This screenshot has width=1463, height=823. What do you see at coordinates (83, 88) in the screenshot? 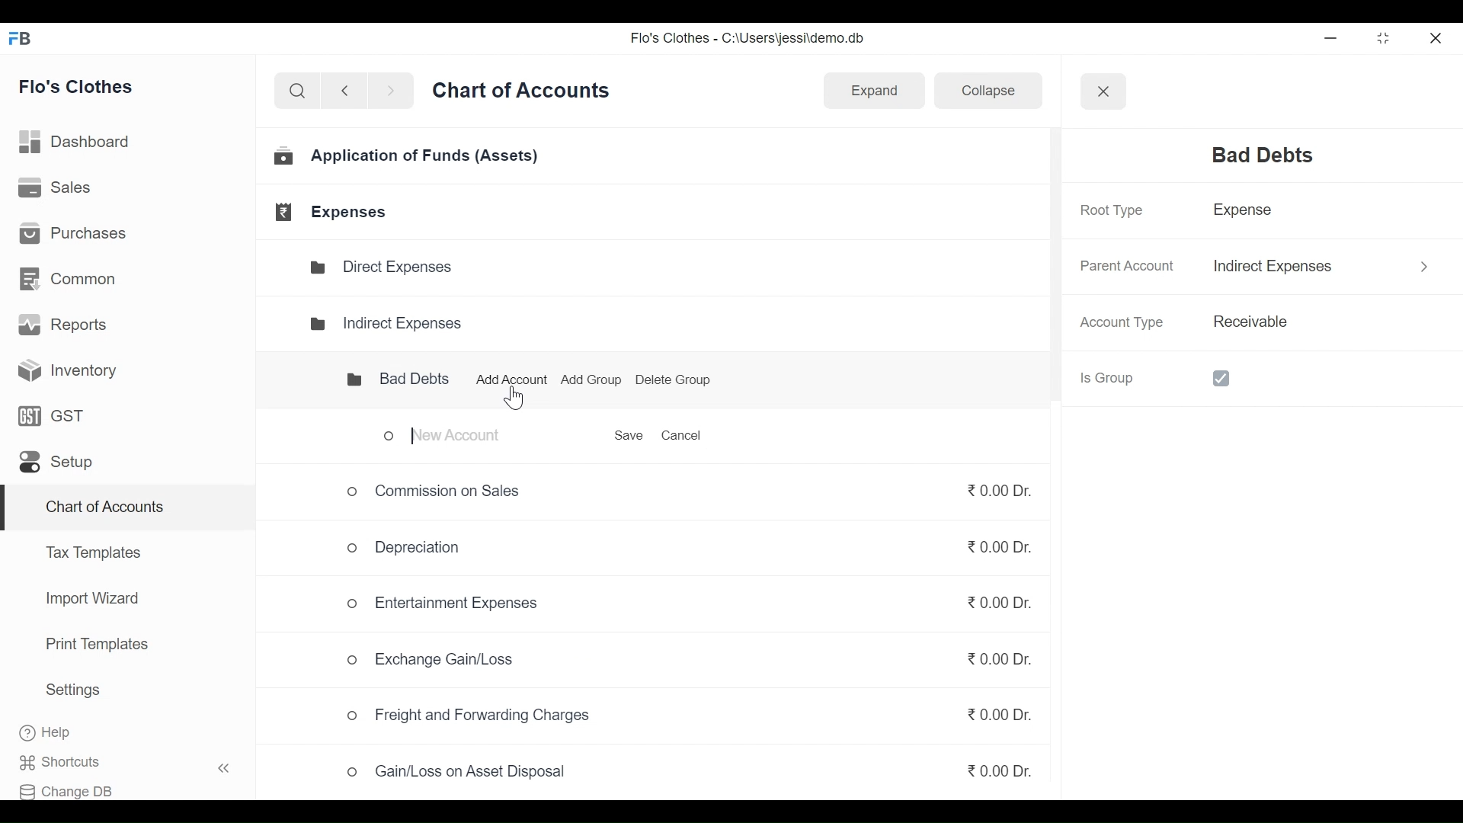
I see `Flo's Clothes` at bounding box center [83, 88].